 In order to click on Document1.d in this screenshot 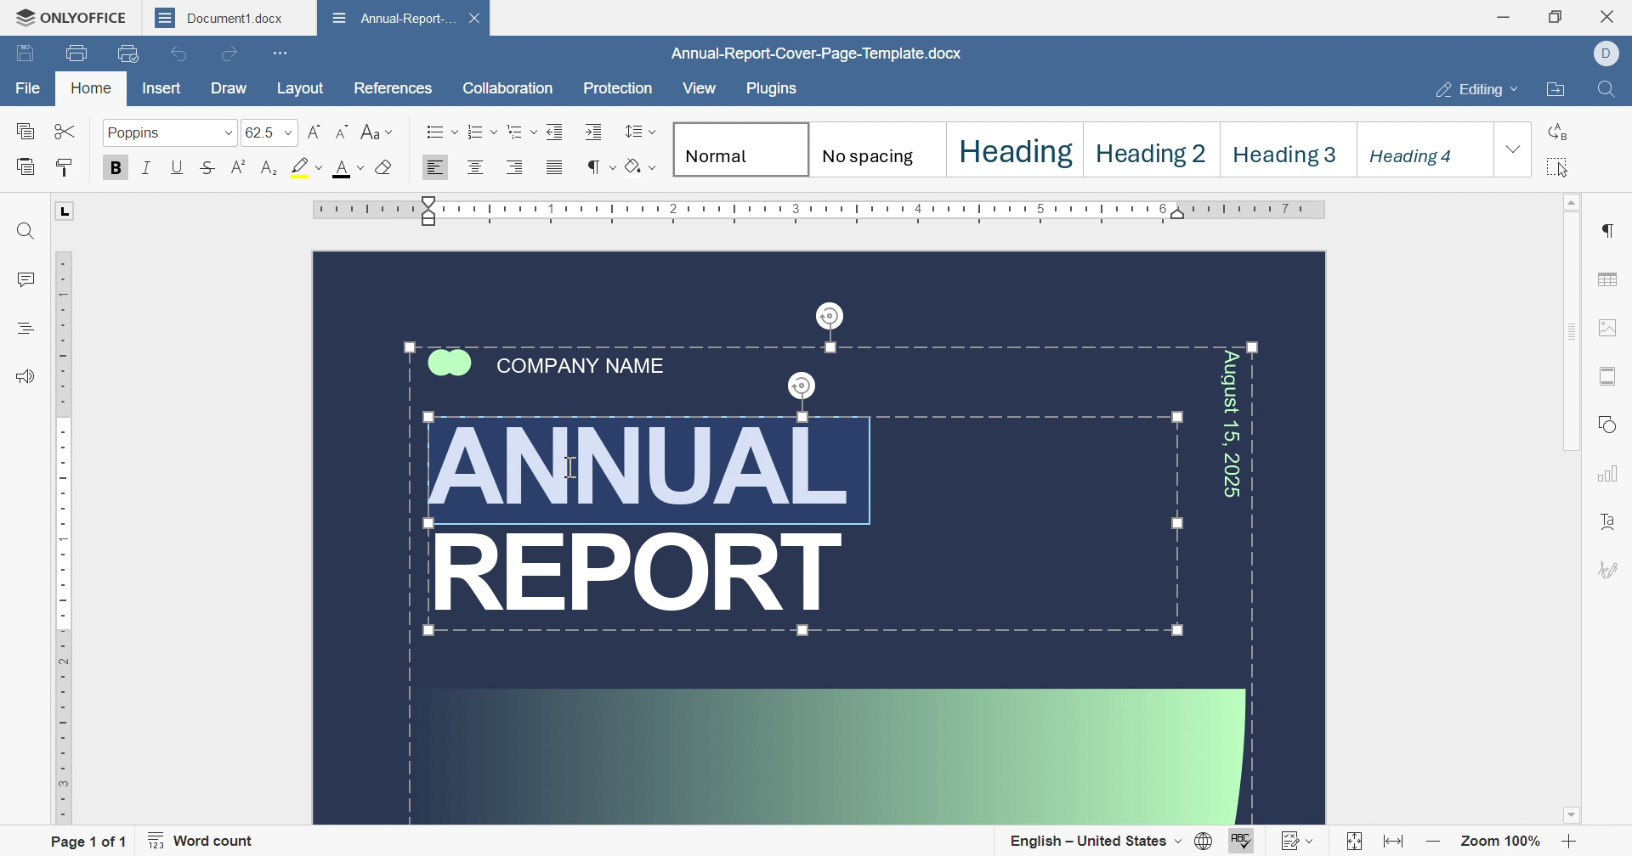, I will do `click(217, 17)`.